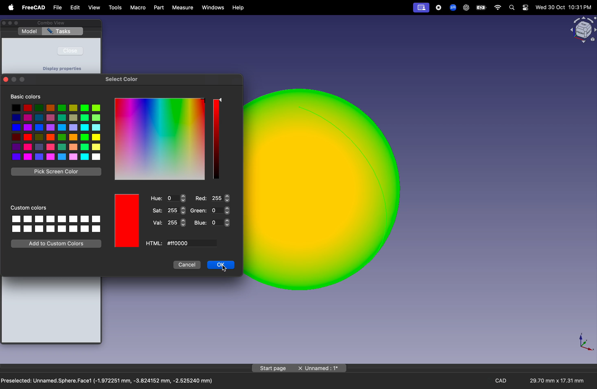 The image size is (597, 389). I want to click on custom colors selection, so click(55, 223).